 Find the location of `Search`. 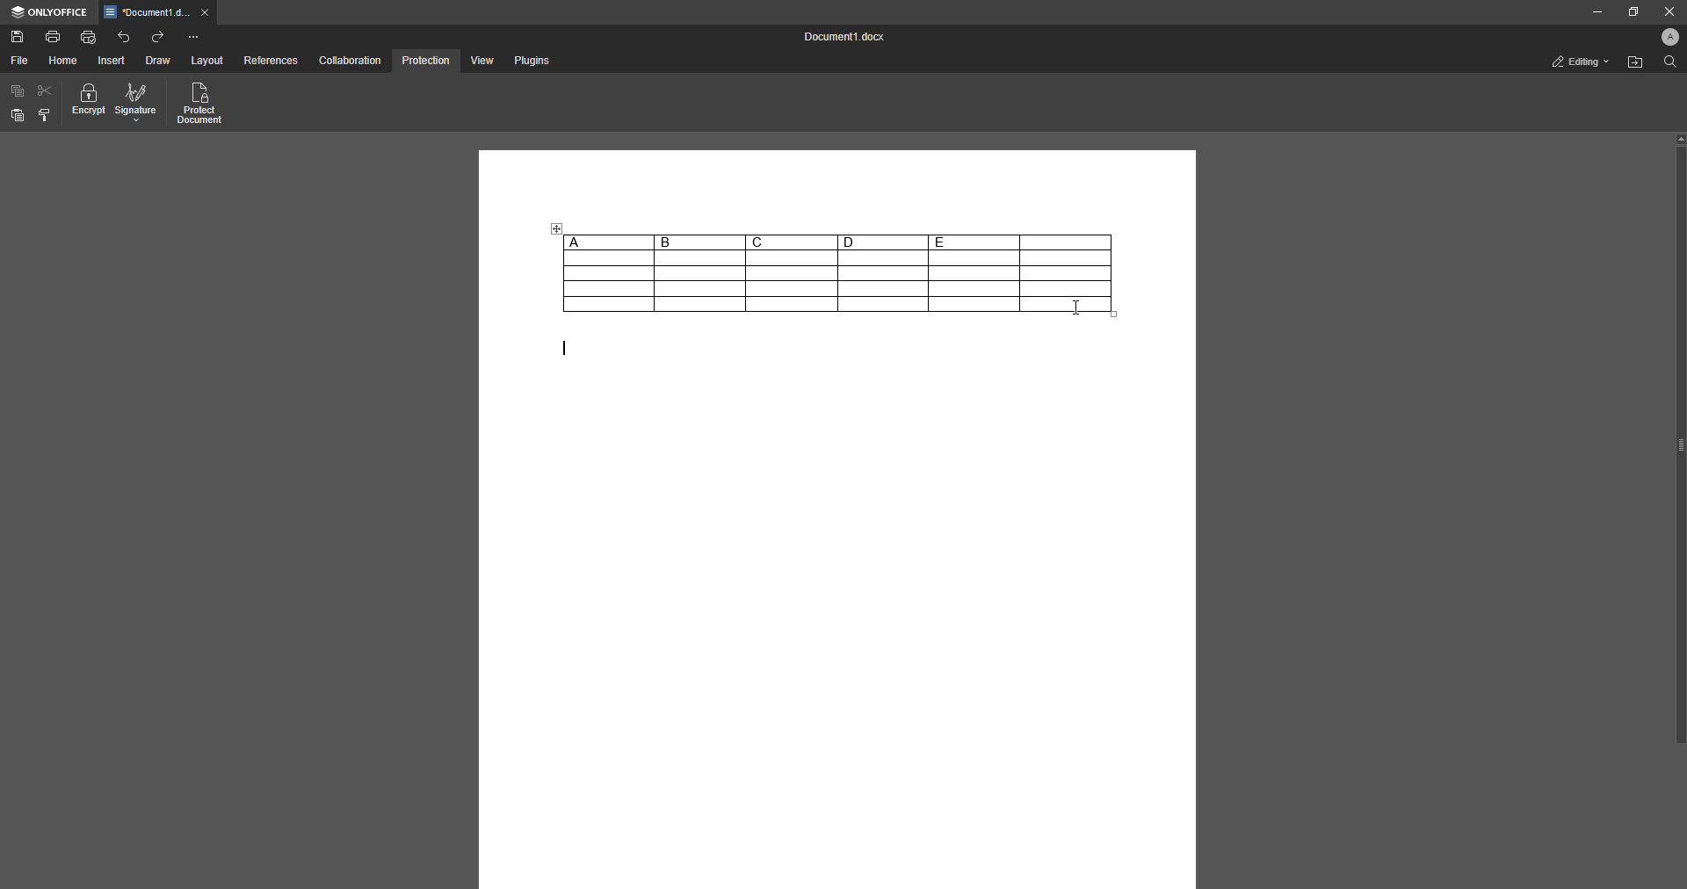

Search is located at coordinates (1668, 63).